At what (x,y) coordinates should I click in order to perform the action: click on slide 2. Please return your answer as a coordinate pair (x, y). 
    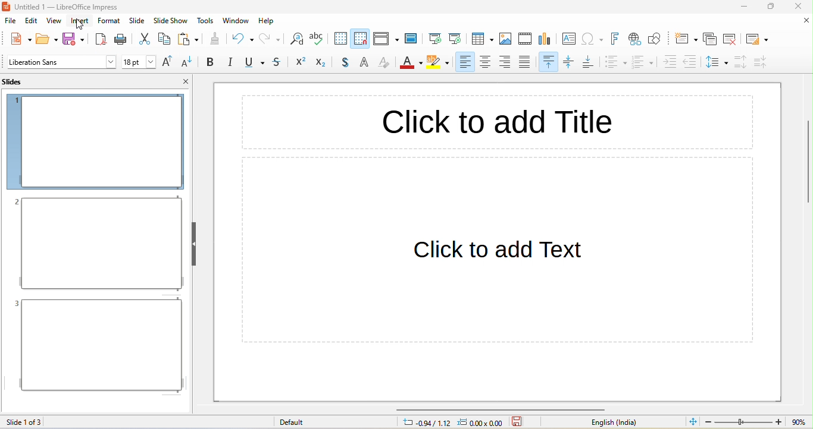
    Looking at the image, I should click on (98, 244).